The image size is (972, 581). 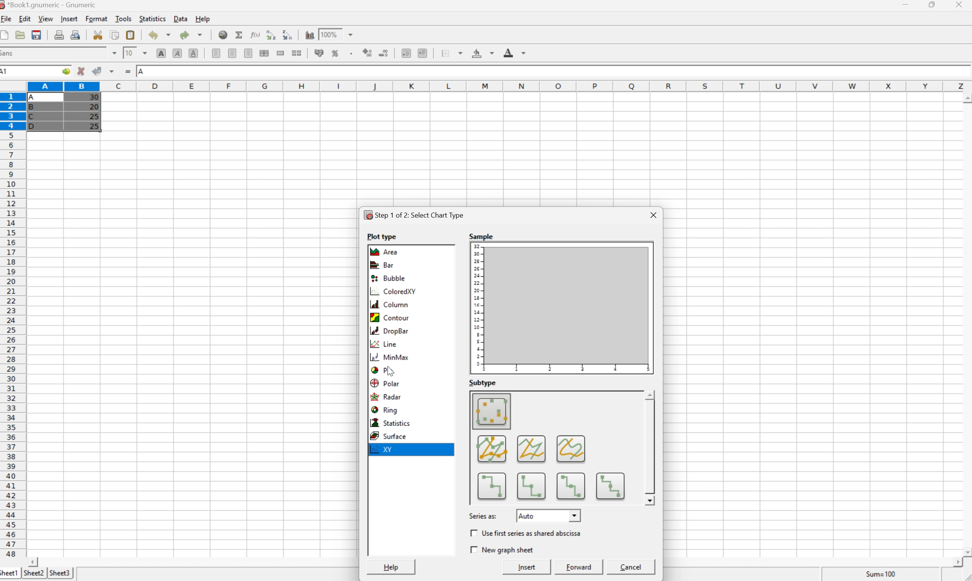 I want to click on Print preview, so click(x=76, y=34).